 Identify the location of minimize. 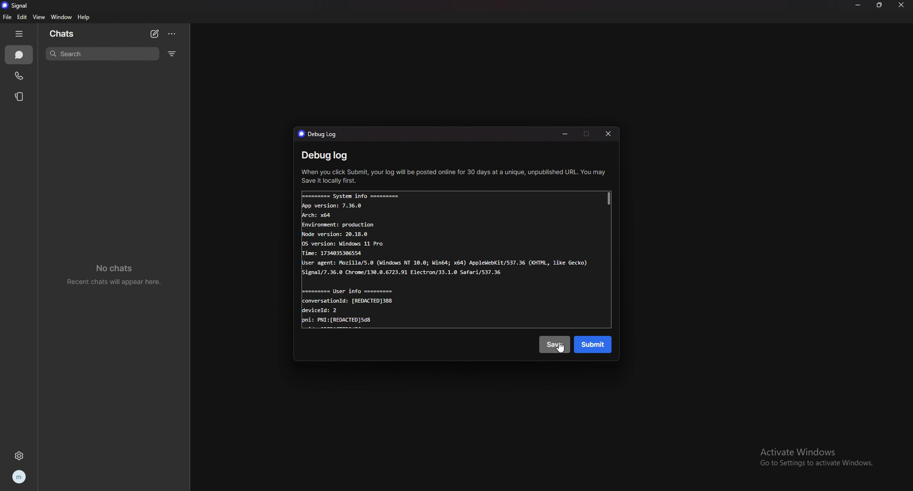
(859, 5).